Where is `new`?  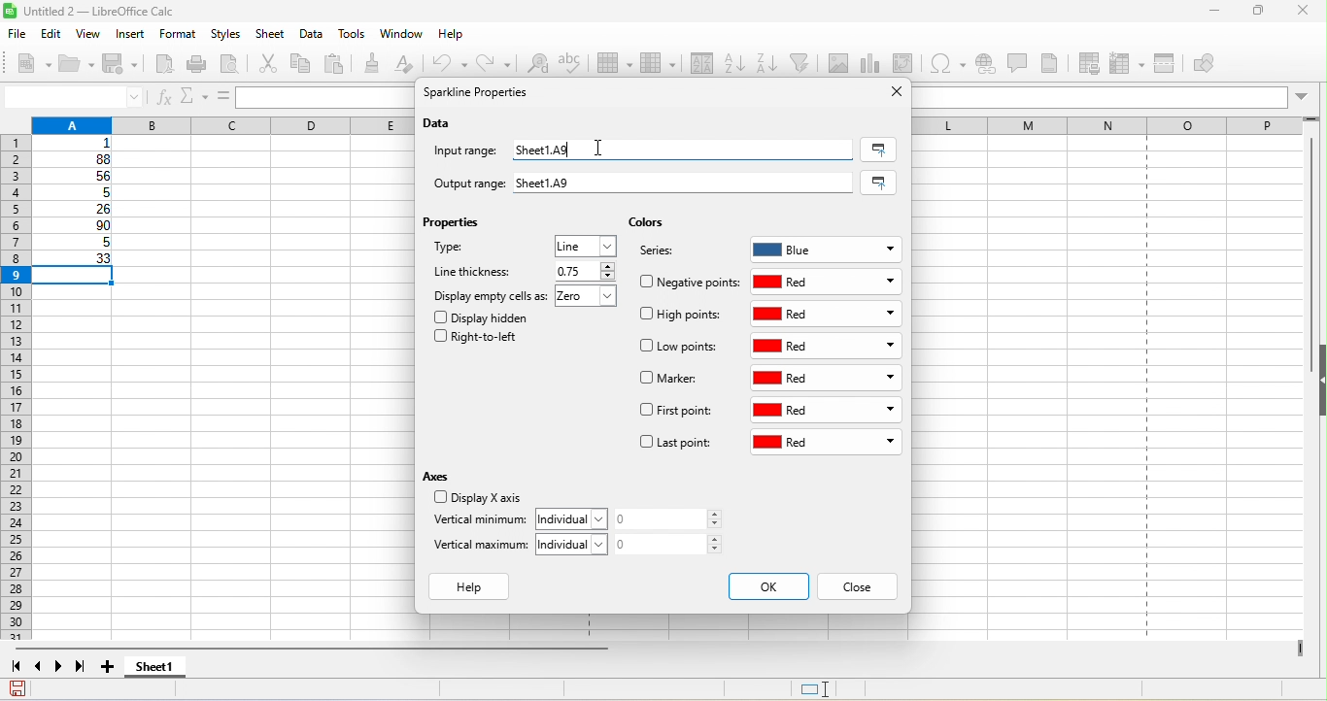 new is located at coordinates (27, 62).